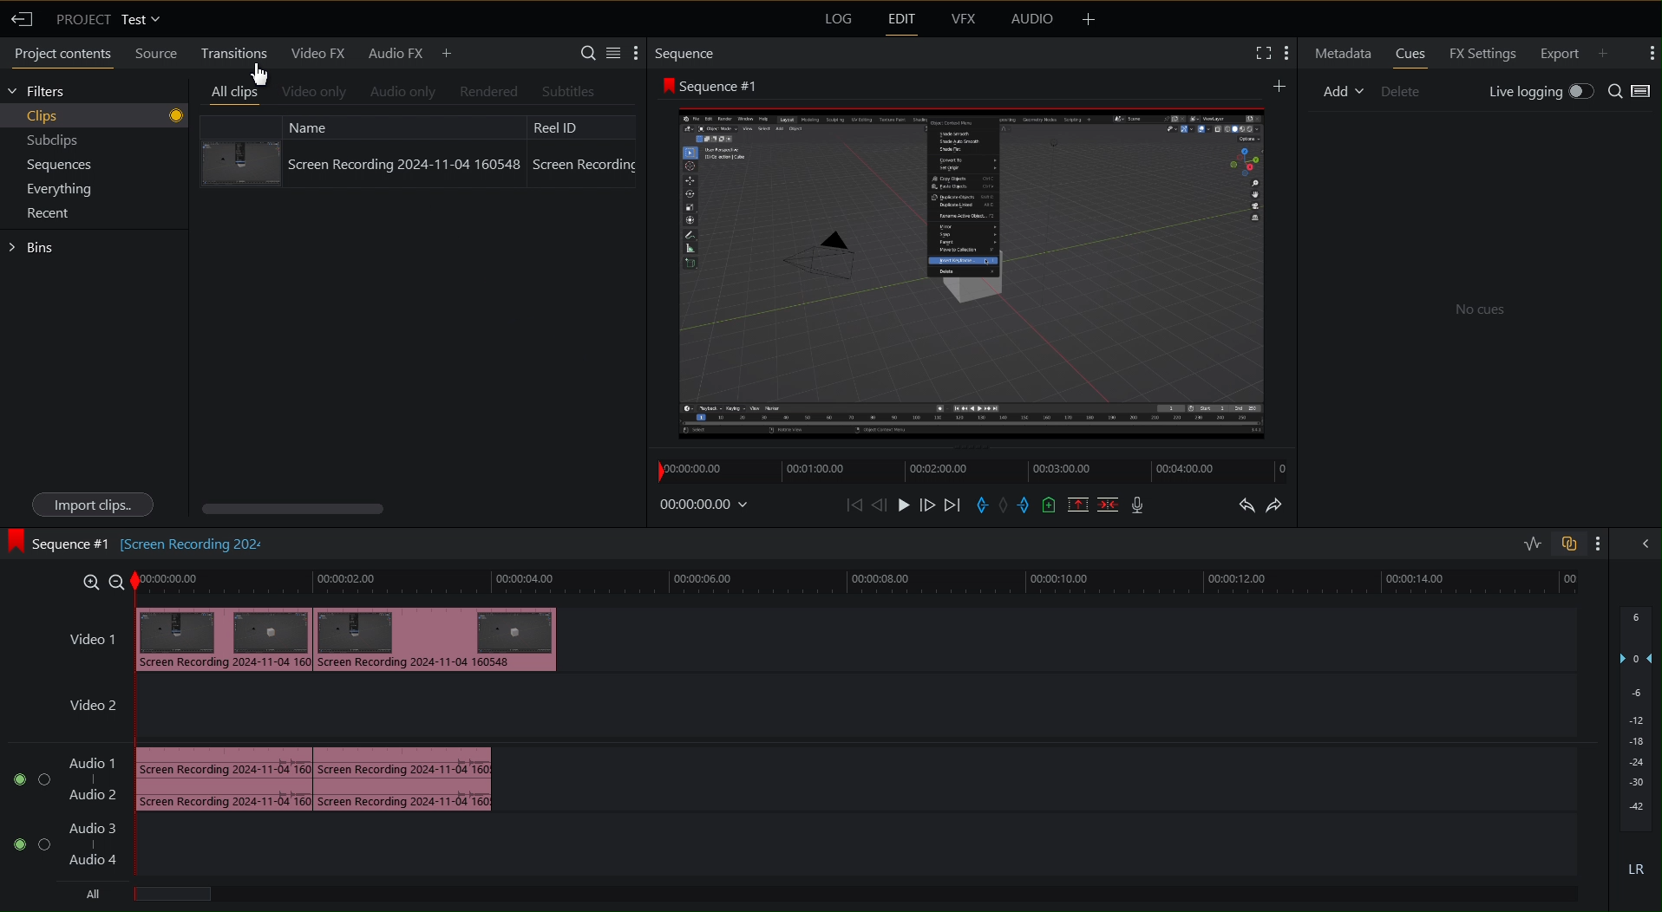 The height and width of the screenshot is (912, 1662). I want to click on Audio Track 1, so click(350, 777).